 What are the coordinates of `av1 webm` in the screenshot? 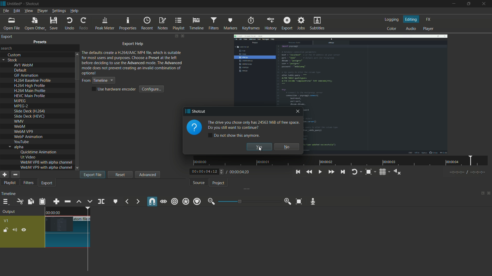 It's located at (24, 65).